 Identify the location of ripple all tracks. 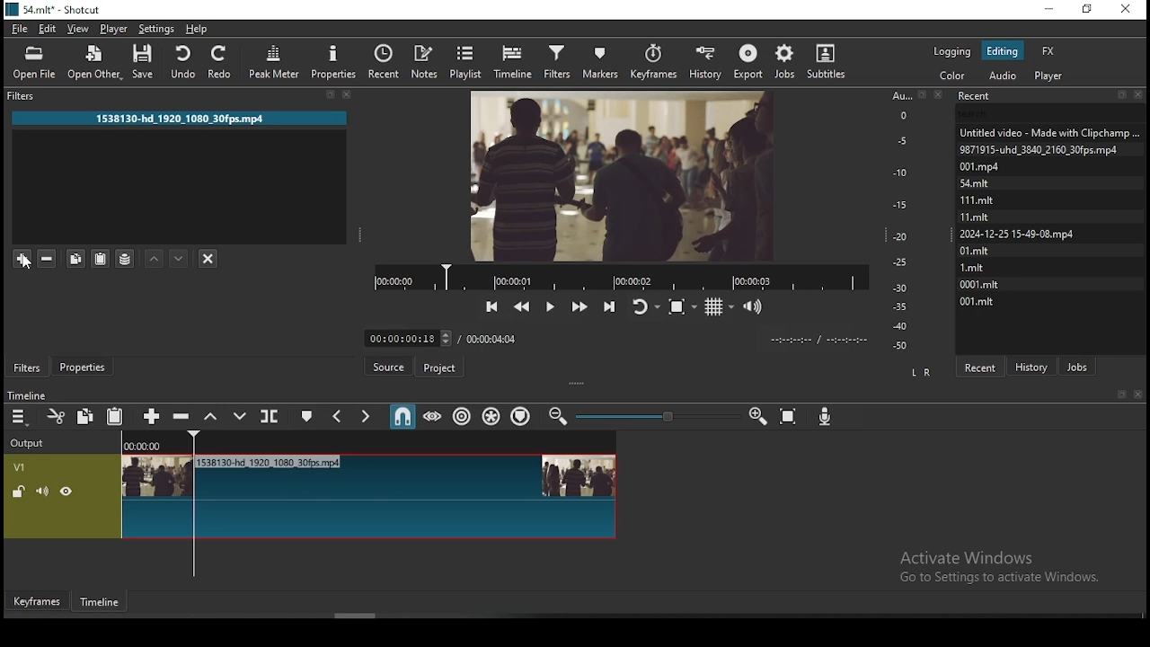
(488, 416).